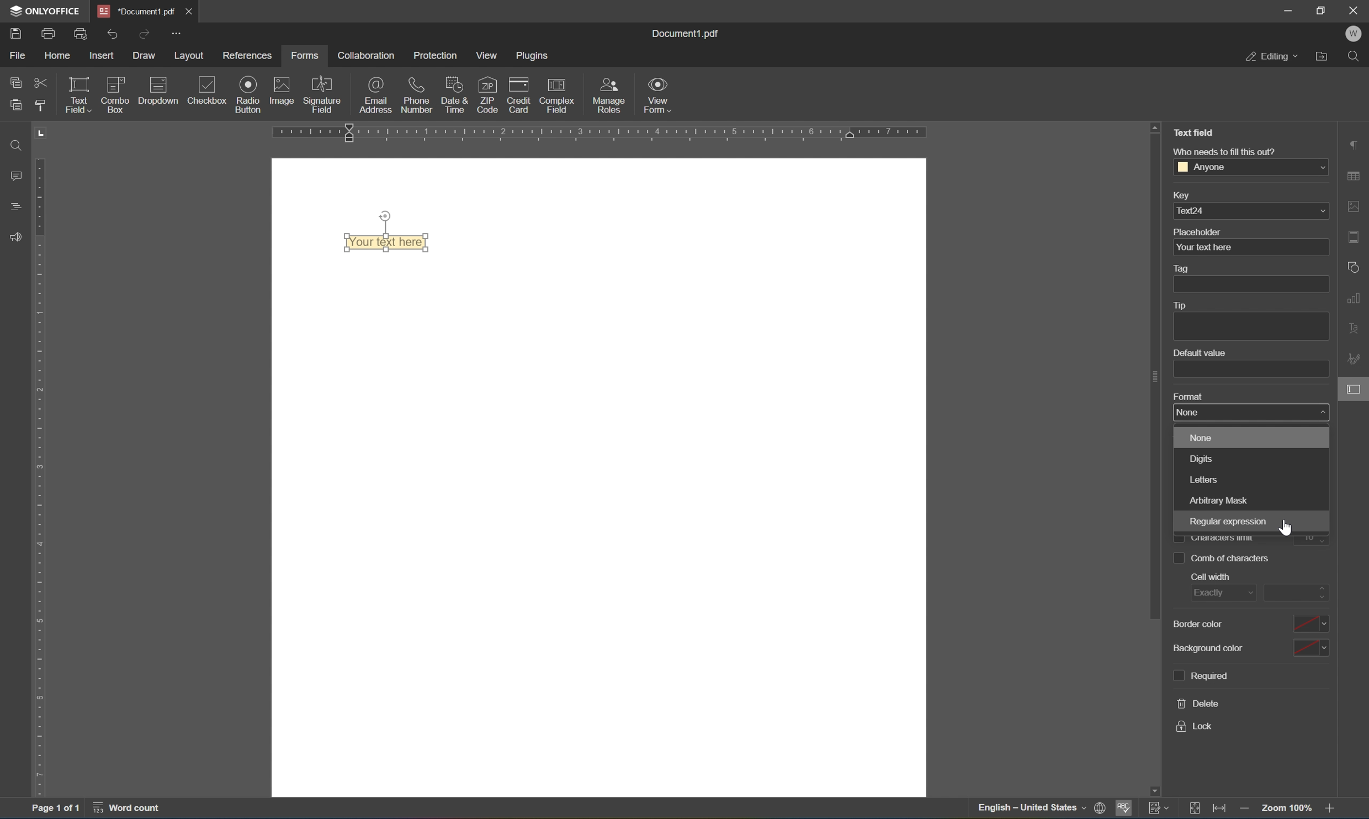 The image size is (1369, 819). Describe the element at coordinates (17, 205) in the screenshot. I see `headings` at that location.